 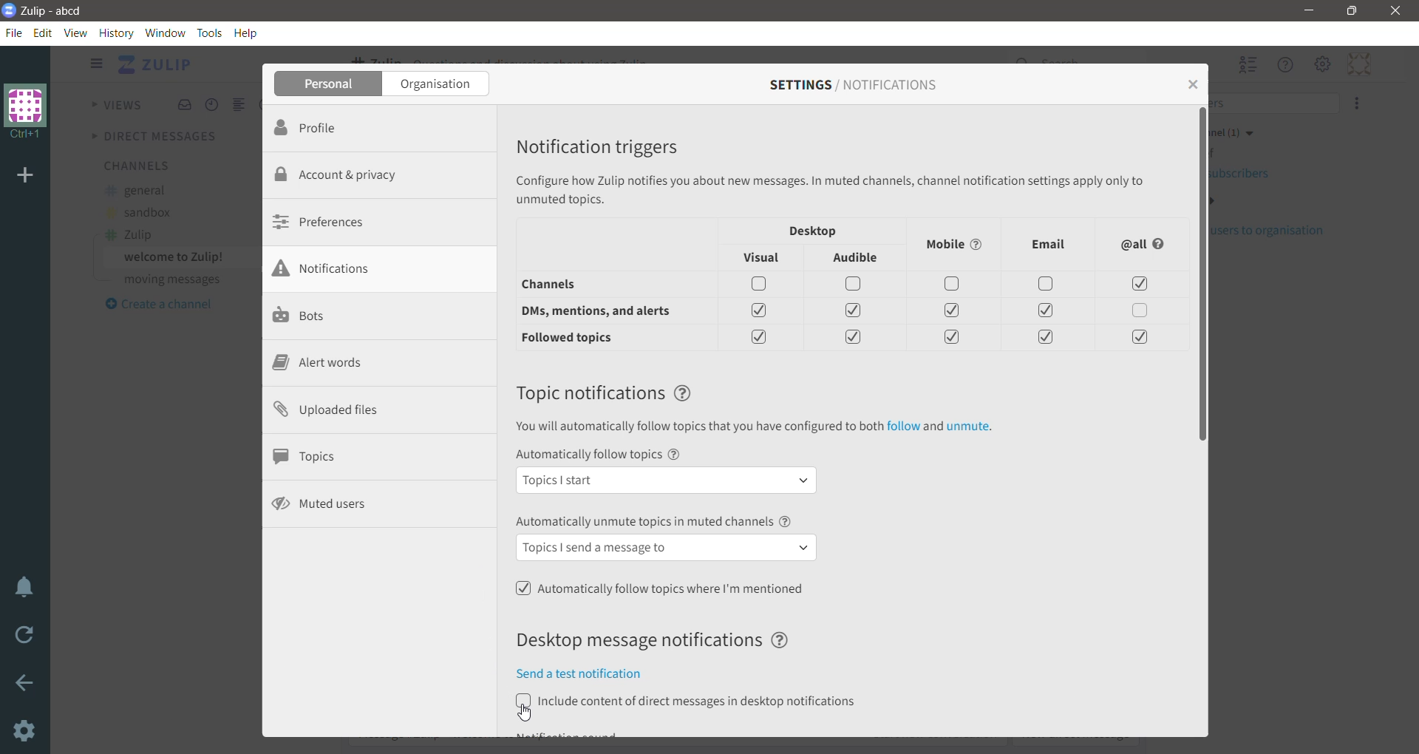 I want to click on check box, so click(x=760, y=336).